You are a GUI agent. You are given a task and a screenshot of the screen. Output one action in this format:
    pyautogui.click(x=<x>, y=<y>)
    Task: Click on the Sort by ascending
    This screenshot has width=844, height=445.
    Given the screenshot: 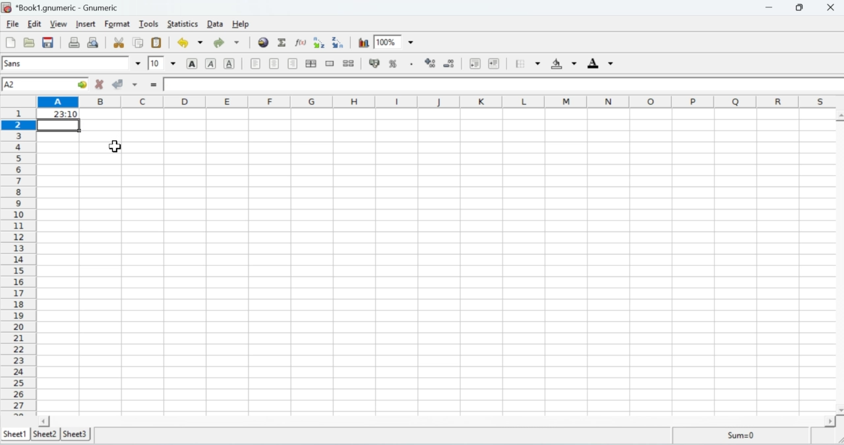 What is the action you would take?
    pyautogui.click(x=319, y=43)
    